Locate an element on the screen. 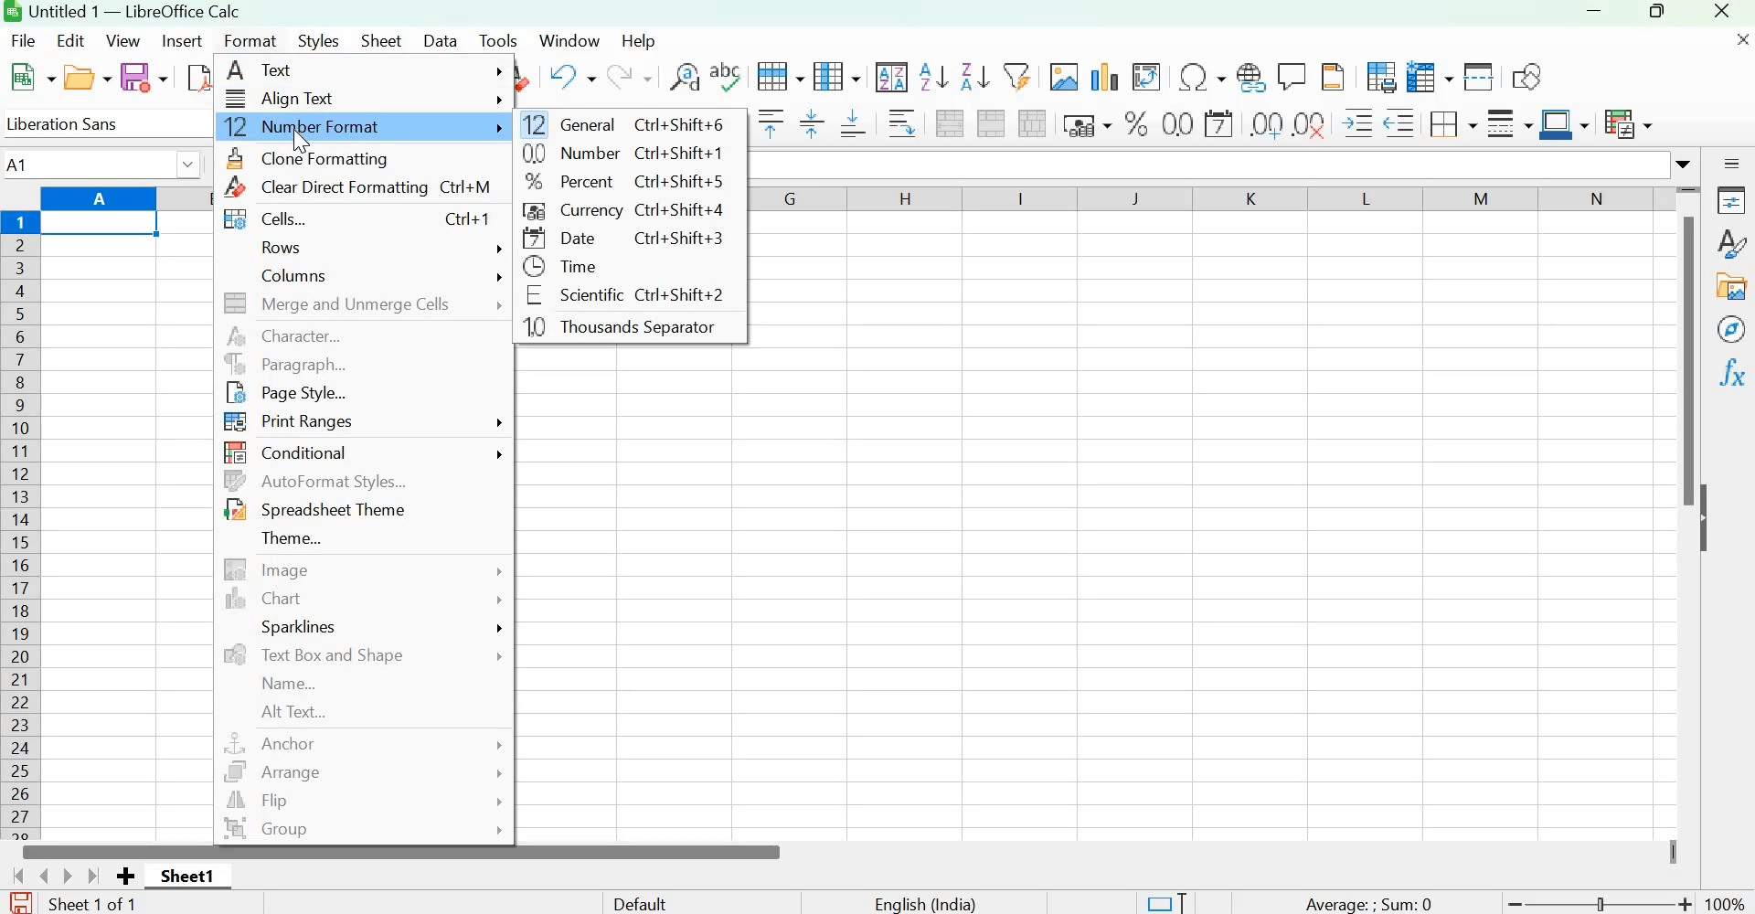 The image size is (1755, 914). Sidebar settings is located at coordinates (1731, 162).